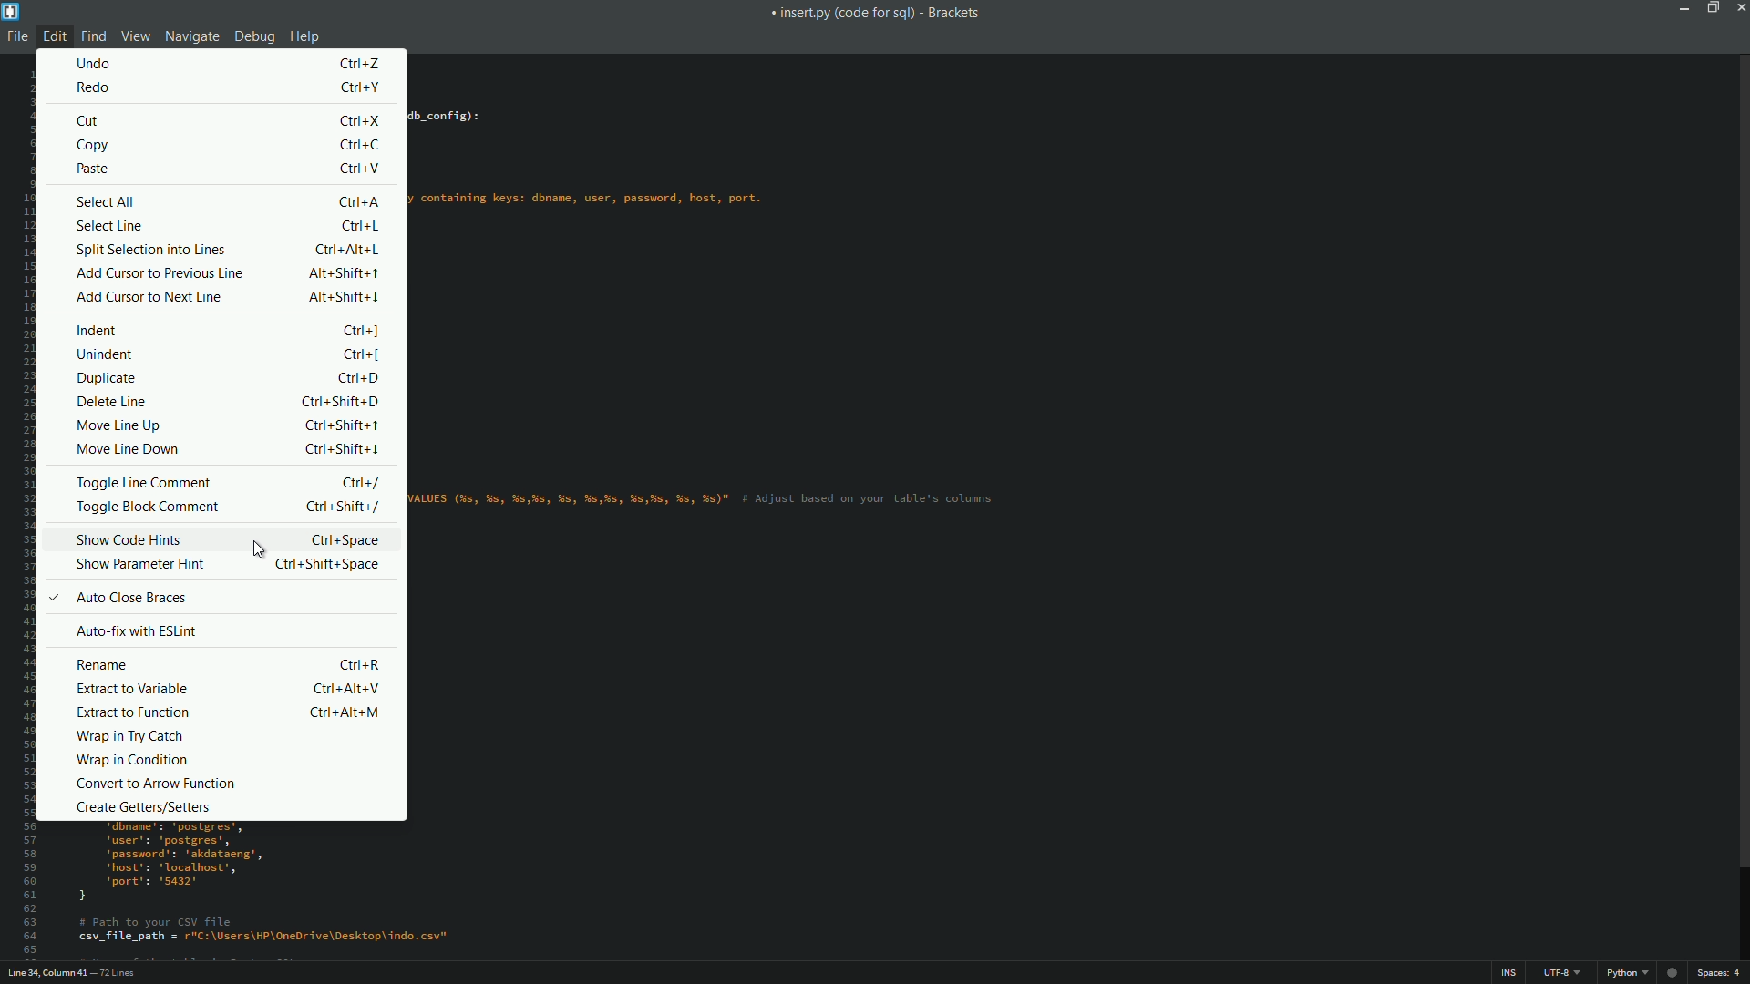  I want to click on keyboard shortcut, so click(343, 450).